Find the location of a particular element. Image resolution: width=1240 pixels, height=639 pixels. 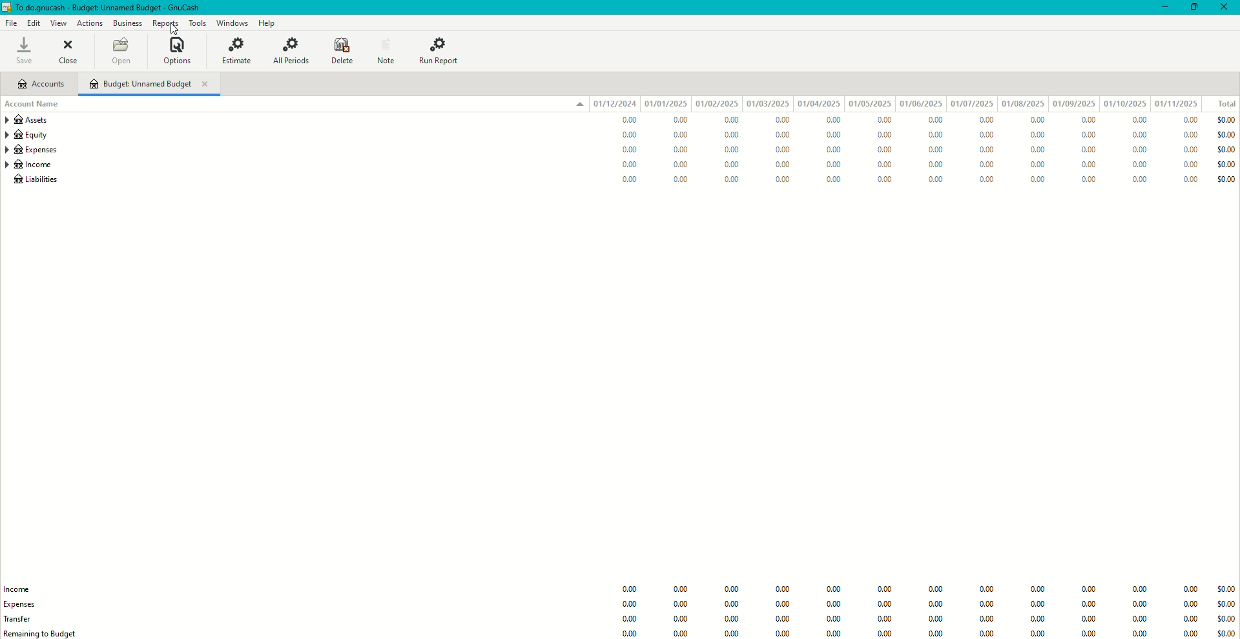

Total is located at coordinates (1226, 104).